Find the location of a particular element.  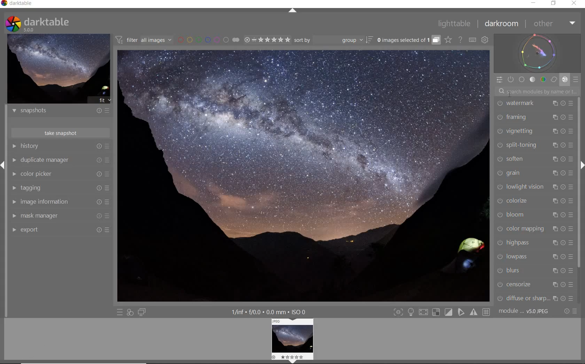

multiple instance actions is located at coordinates (554, 186).